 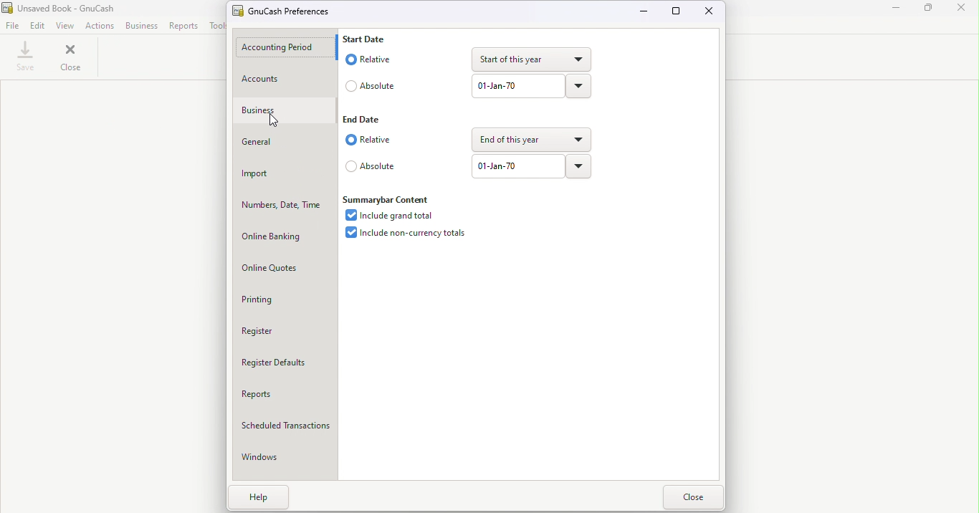 What do you see at coordinates (286, 269) in the screenshot?
I see `Online quotes` at bounding box center [286, 269].